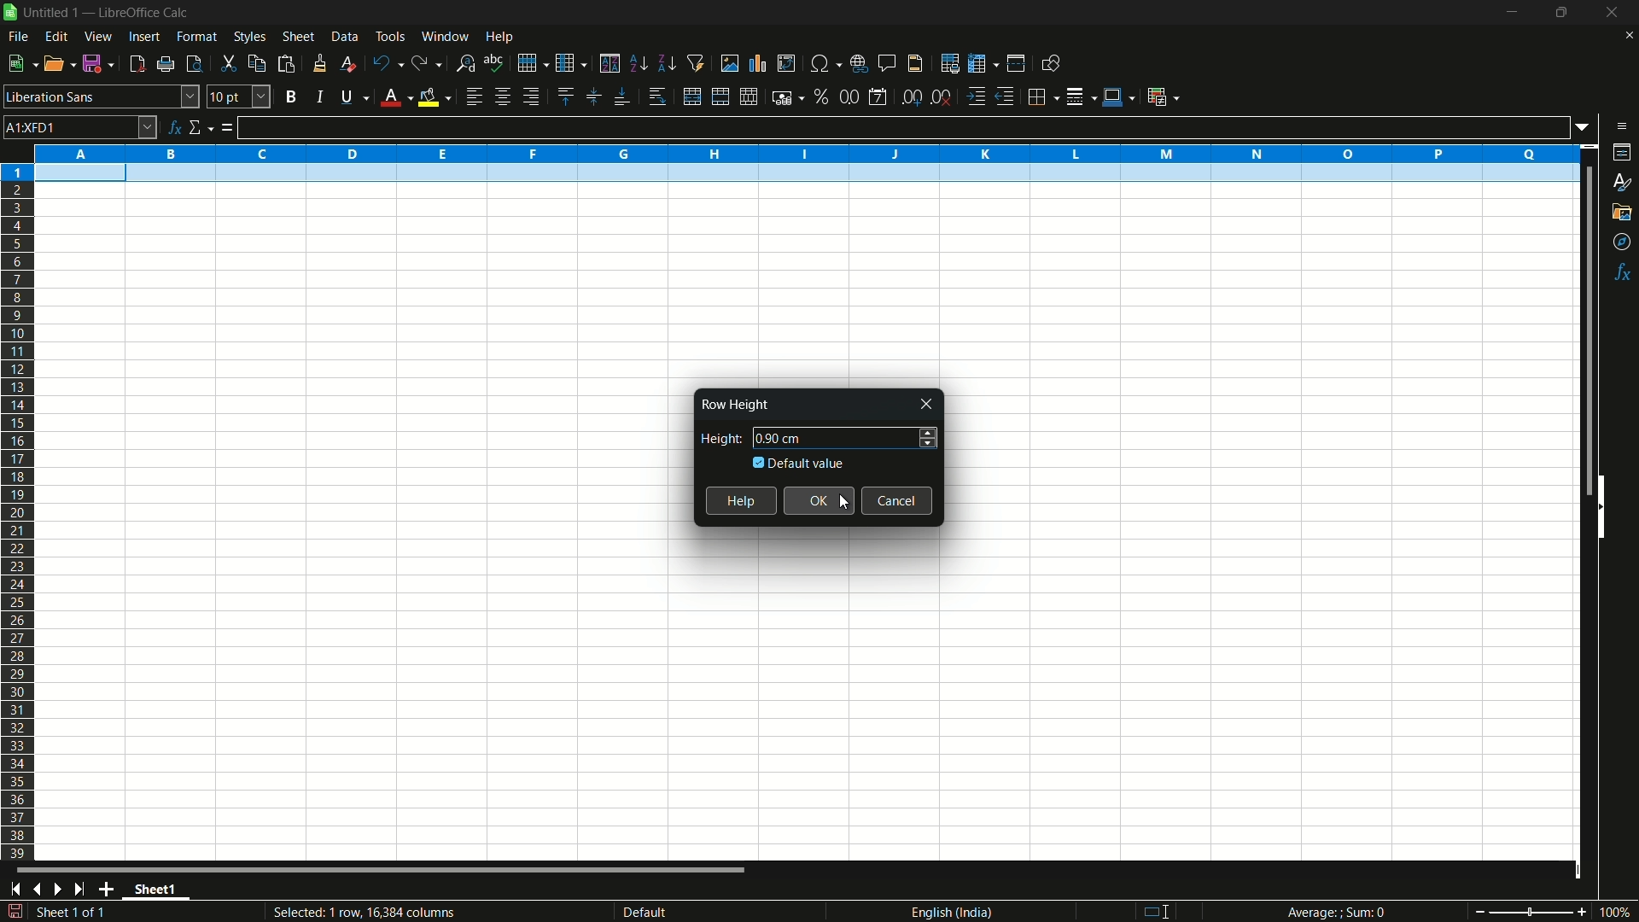  I want to click on view menu, so click(99, 37).